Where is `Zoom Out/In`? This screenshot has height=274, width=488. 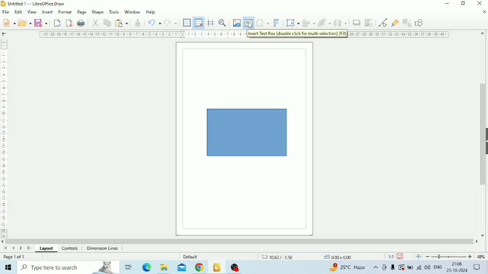
Zoom Out/In is located at coordinates (448, 257).